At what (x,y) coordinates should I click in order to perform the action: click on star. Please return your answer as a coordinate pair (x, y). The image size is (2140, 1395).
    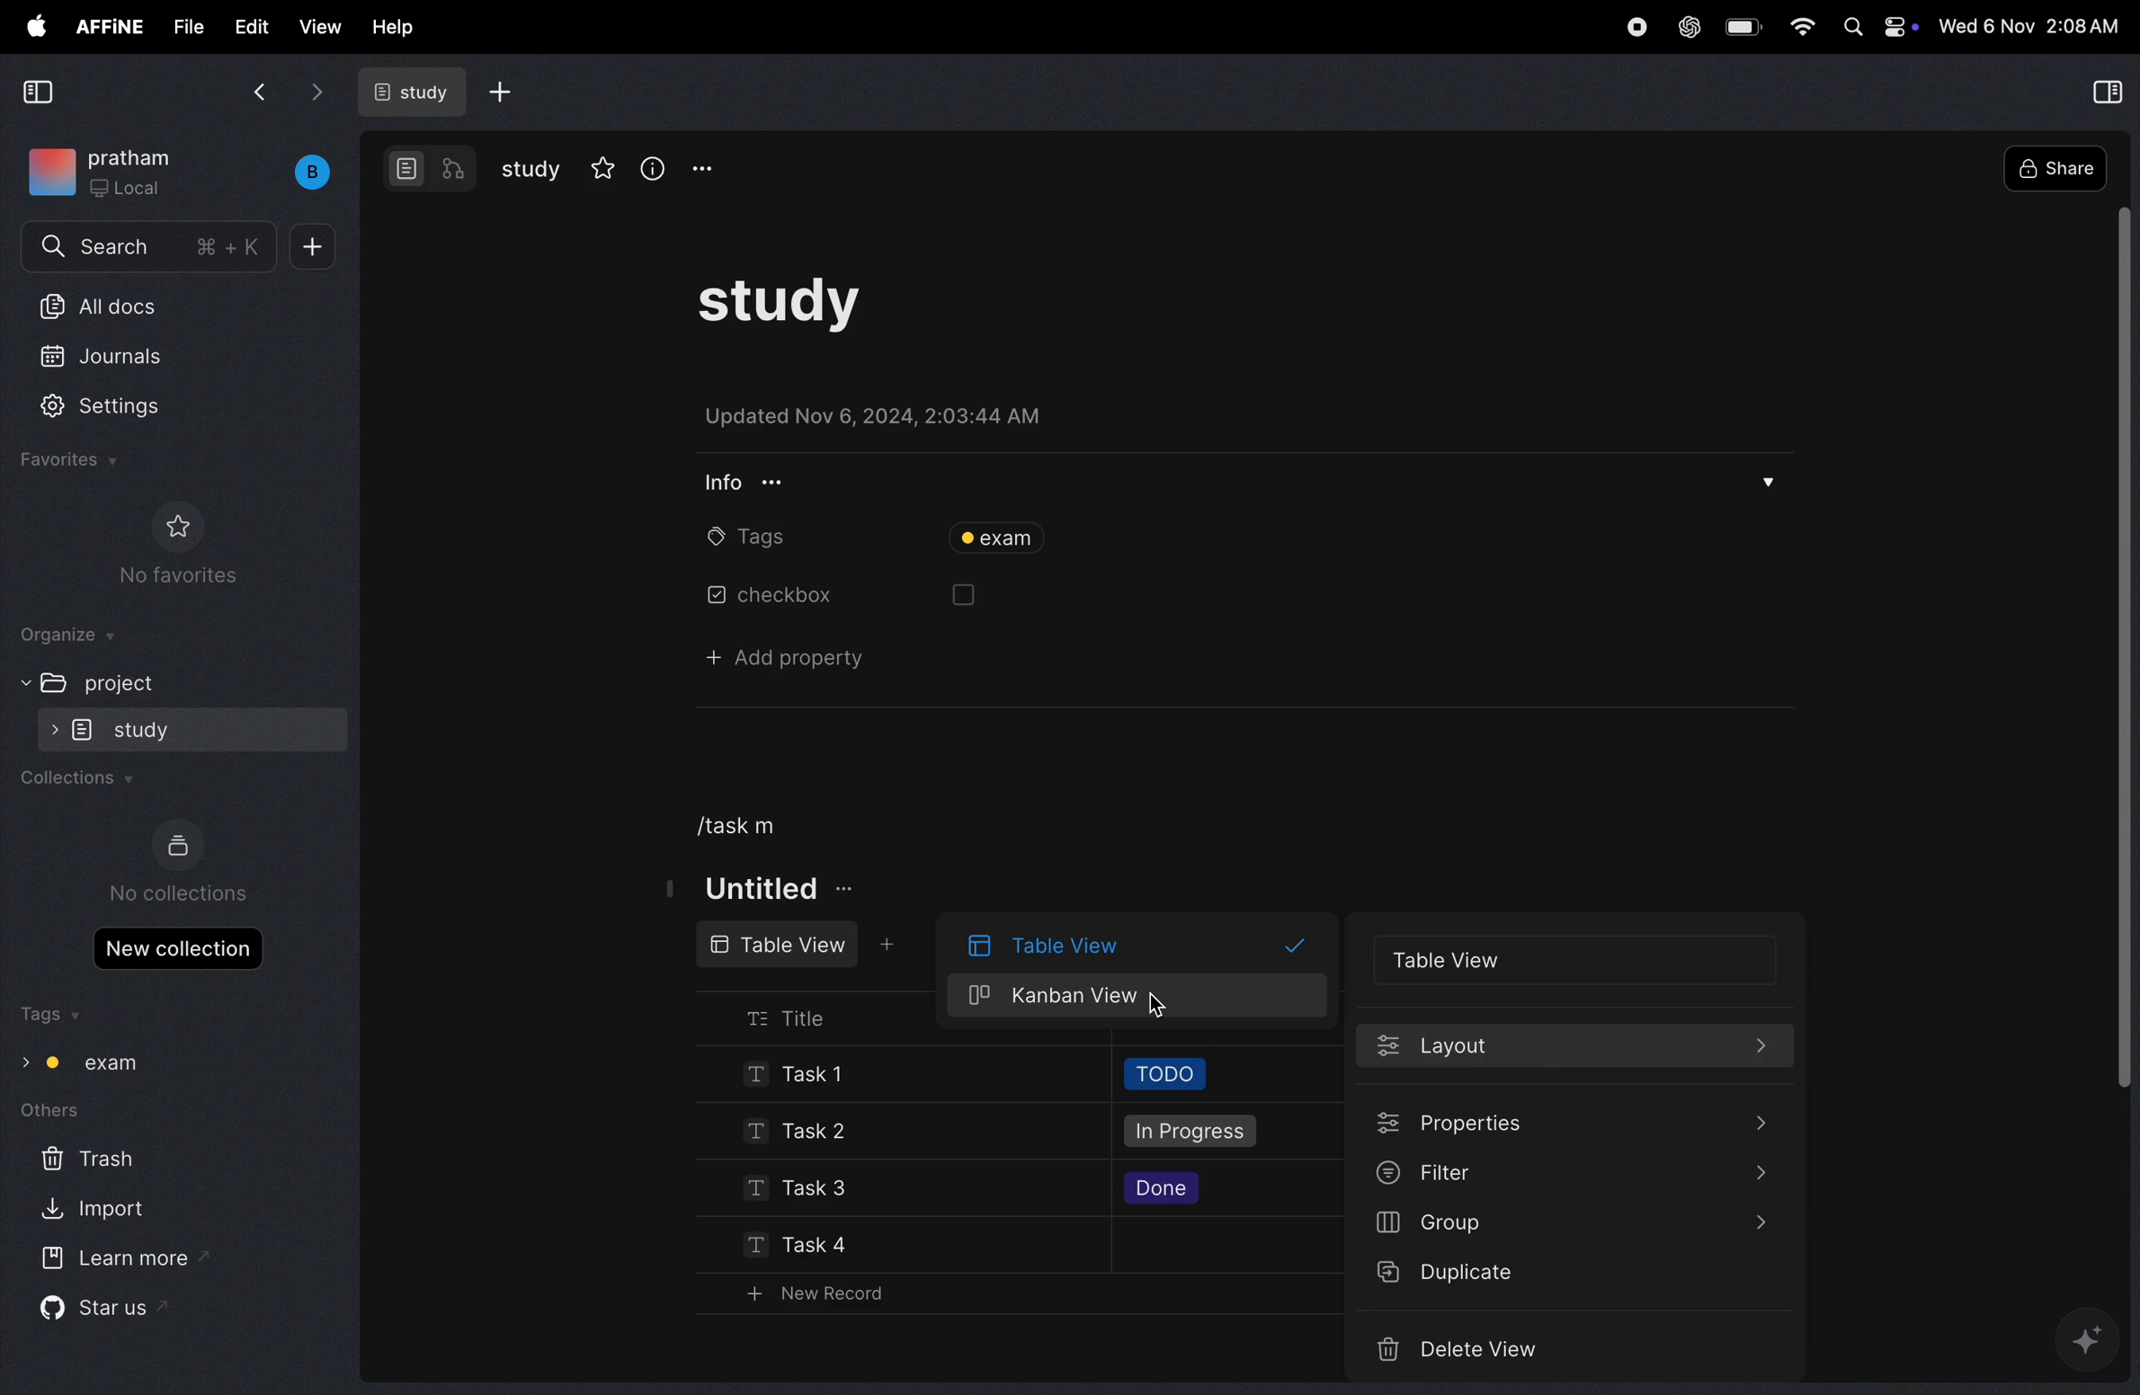
    Looking at the image, I should click on (598, 168).